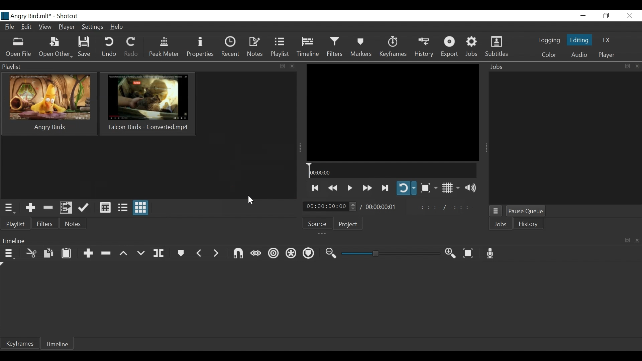 This screenshot has height=361, width=642. Describe the element at coordinates (579, 56) in the screenshot. I see `Audio` at that location.